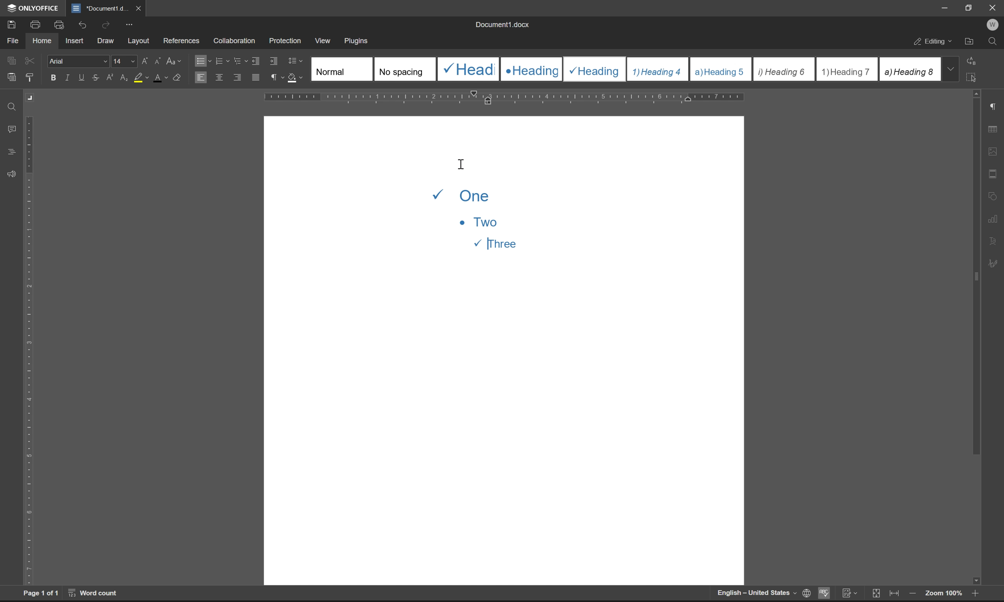  Describe the element at coordinates (849, 593) in the screenshot. I see `track changes` at that location.